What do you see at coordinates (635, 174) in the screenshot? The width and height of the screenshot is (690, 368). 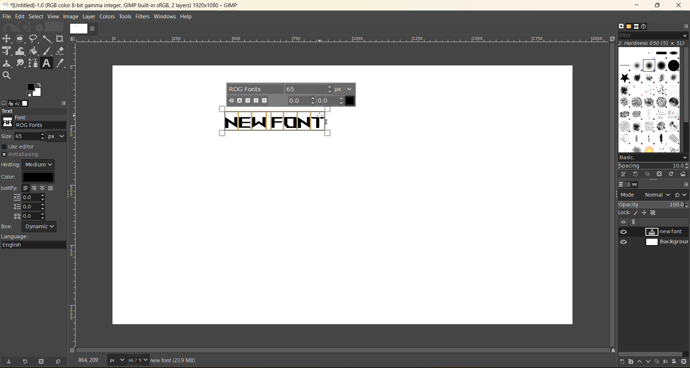 I see `create a new brush` at bounding box center [635, 174].